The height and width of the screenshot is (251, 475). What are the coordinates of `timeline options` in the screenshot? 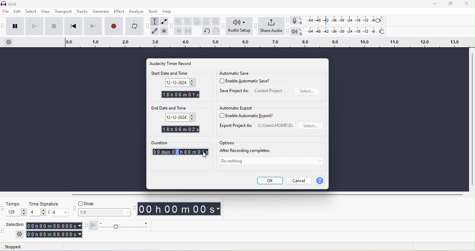 It's located at (10, 43).